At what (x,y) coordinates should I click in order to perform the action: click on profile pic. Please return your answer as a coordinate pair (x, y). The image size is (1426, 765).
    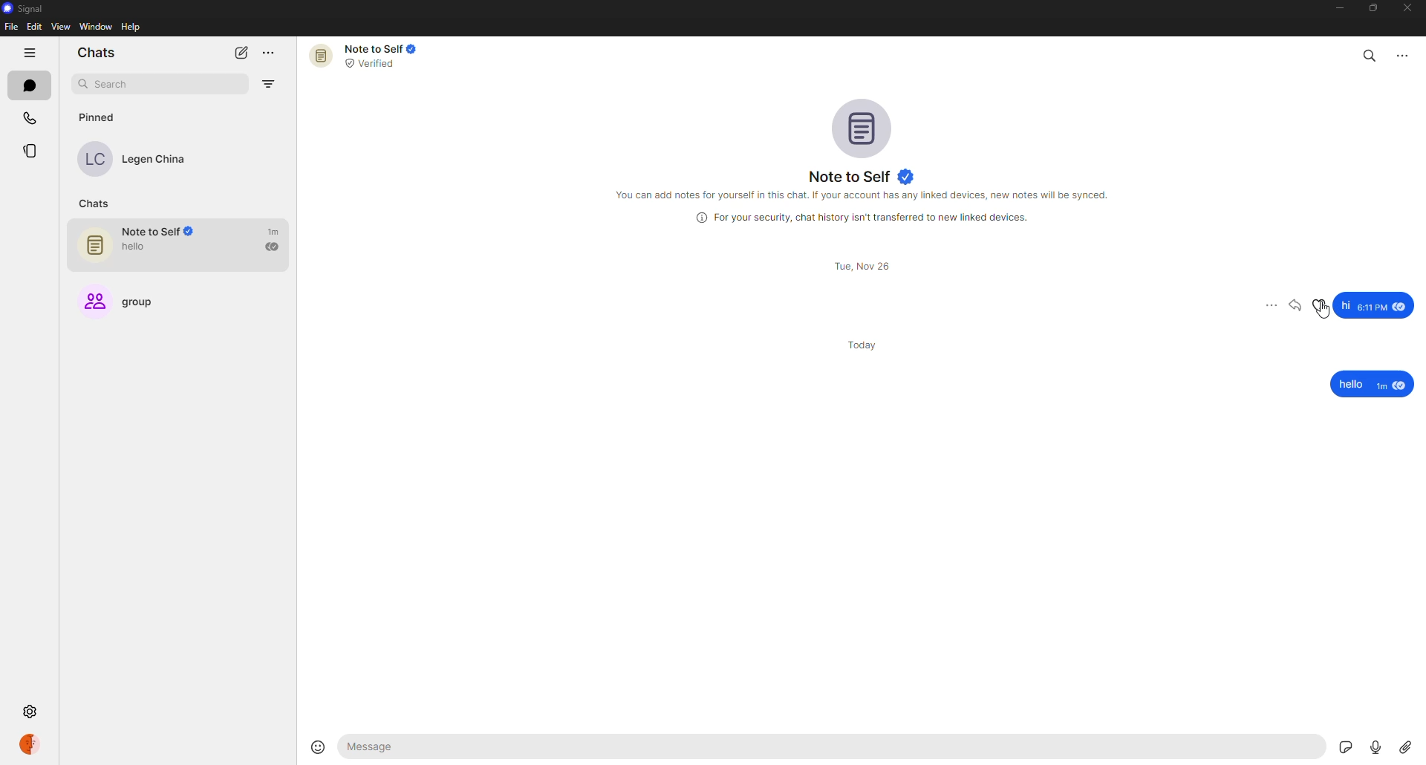
    Looking at the image, I should click on (866, 127).